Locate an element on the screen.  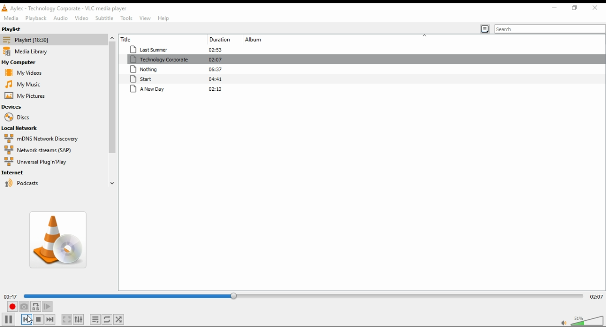
media library is located at coordinates (29, 52).